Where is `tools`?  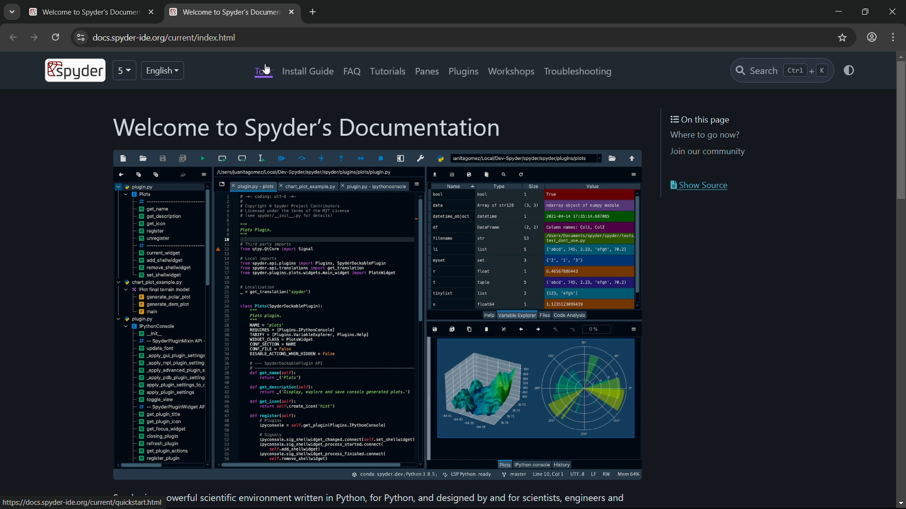
tools is located at coordinates (262, 71).